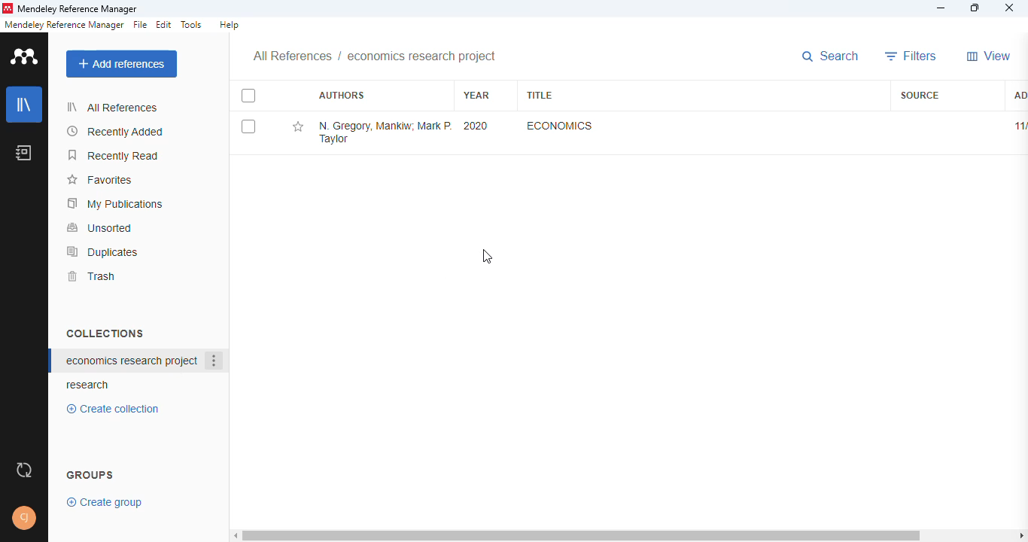 Image resolution: width=1028 pixels, height=542 pixels. Describe the element at coordinates (91, 473) in the screenshot. I see `groups` at that location.